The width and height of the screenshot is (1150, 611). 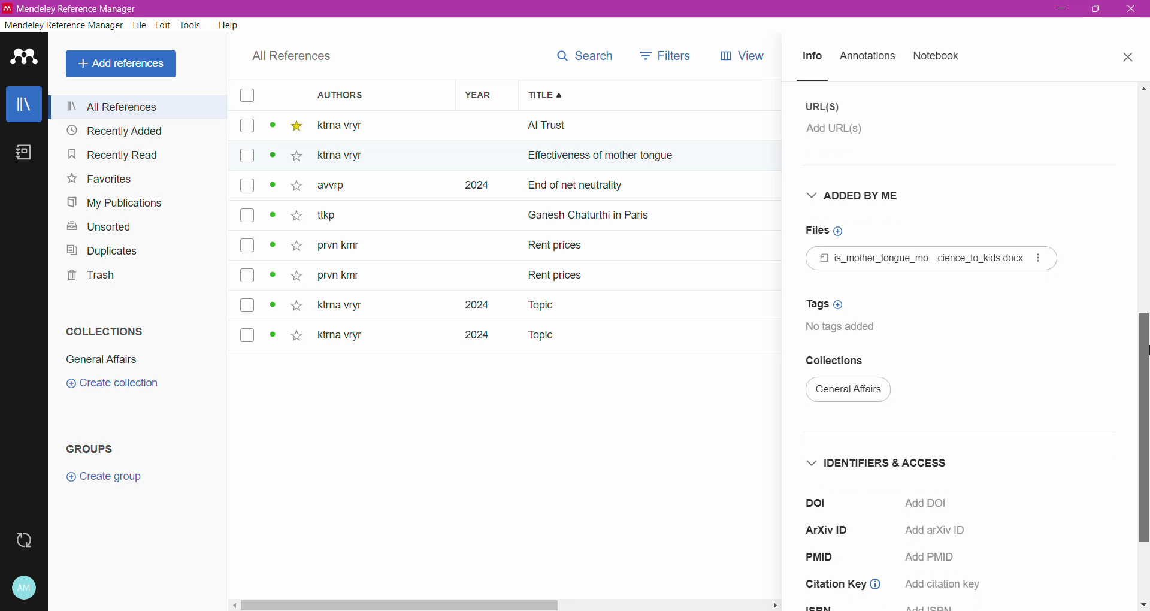 I want to click on Vertical Scroll Bar dragged to final position, so click(x=1143, y=346).